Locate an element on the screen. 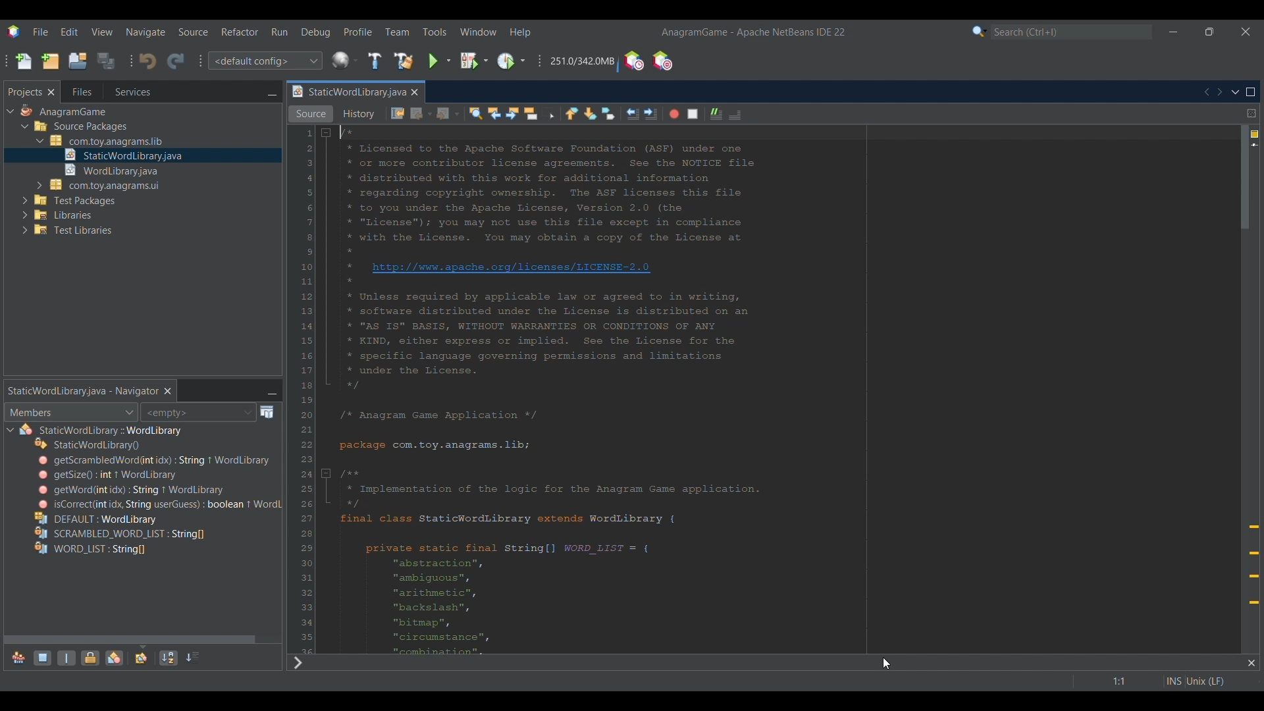 This screenshot has height=711, width=1264. Find next occurrence  is located at coordinates (512, 113).